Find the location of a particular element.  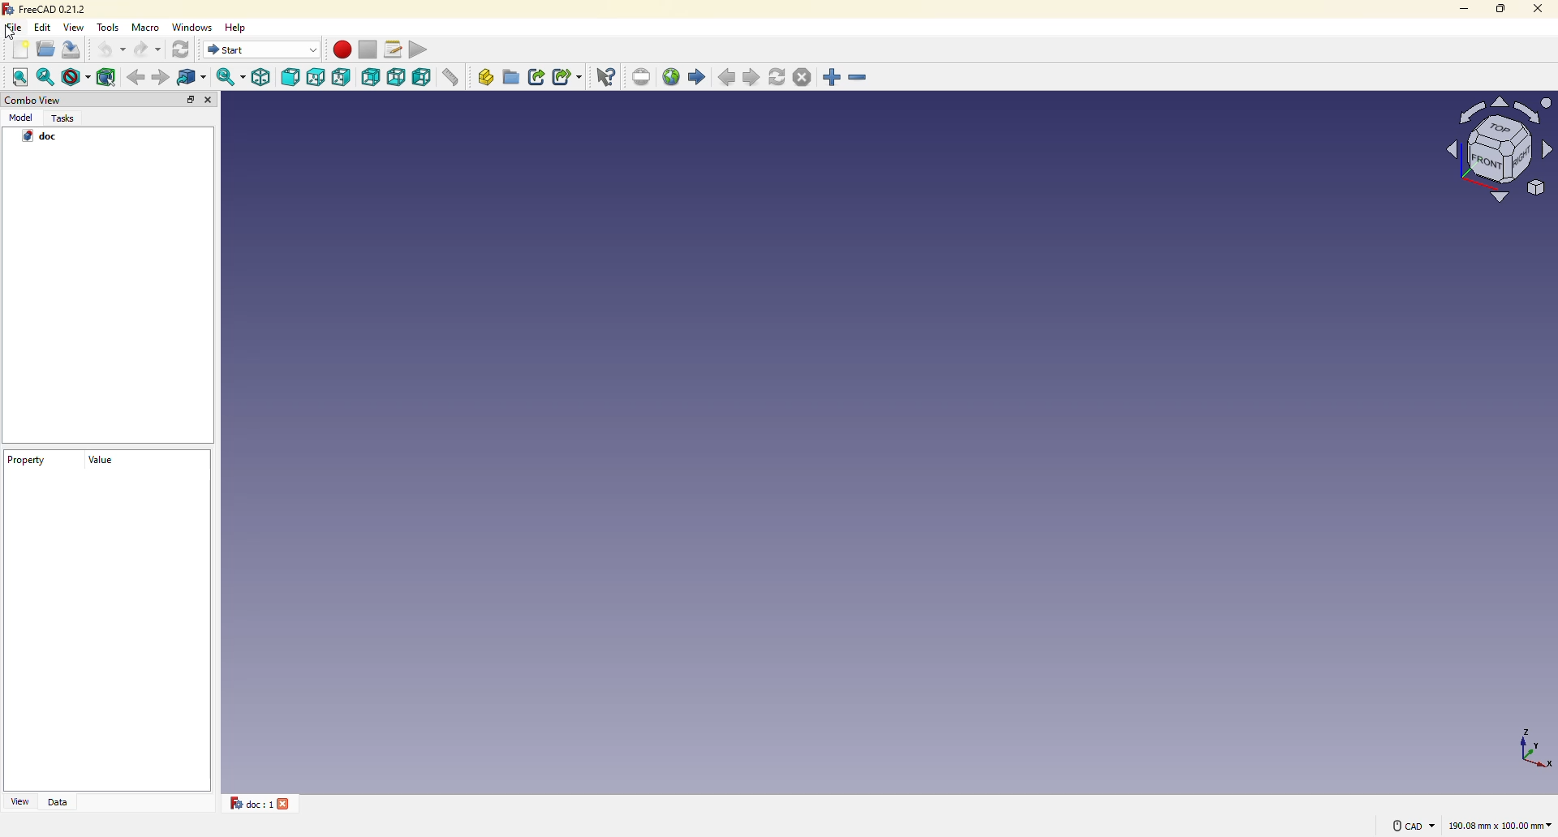

refresh is located at coordinates (183, 50).